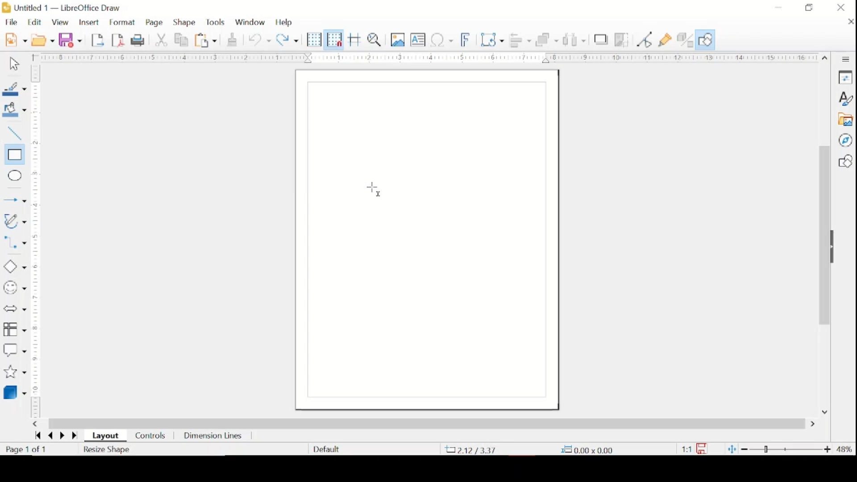 The image size is (857, 482). I want to click on tools, so click(215, 22).